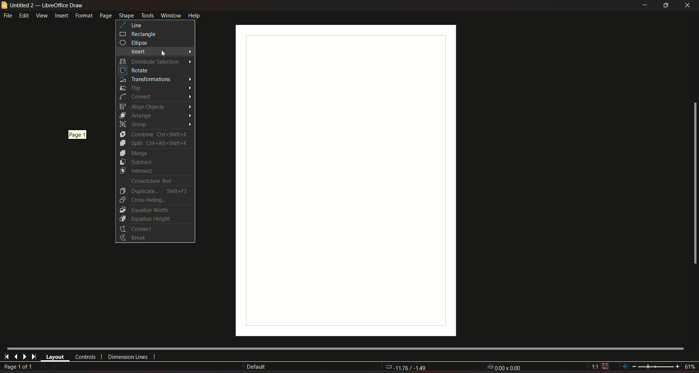 This screenshot has width=699, height=373. Describe the element at coordinates (142, 106) in the screenshot. I see `Align Objects` at that location.